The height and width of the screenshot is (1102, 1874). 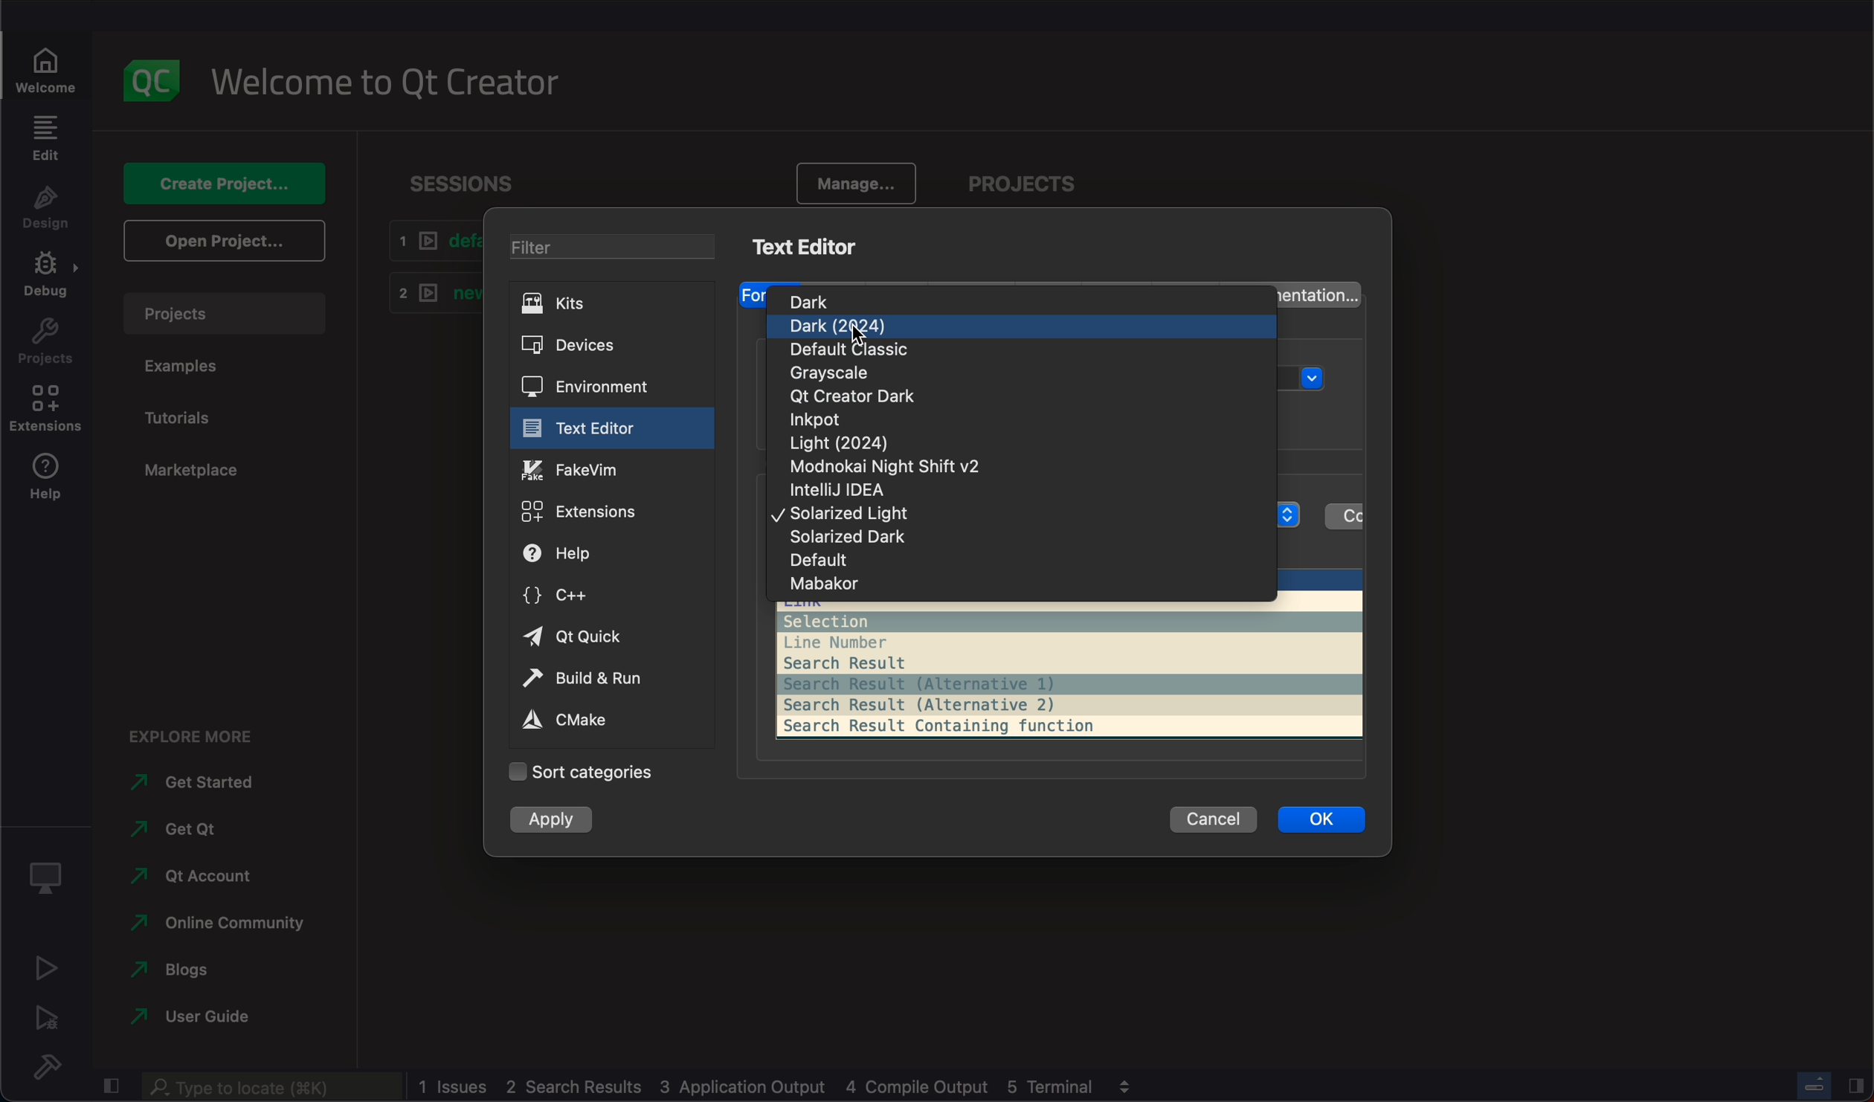 What do you see at coordinates (612, 346) in the screenshot?
I see `devices` at bounding box center [612, 346].